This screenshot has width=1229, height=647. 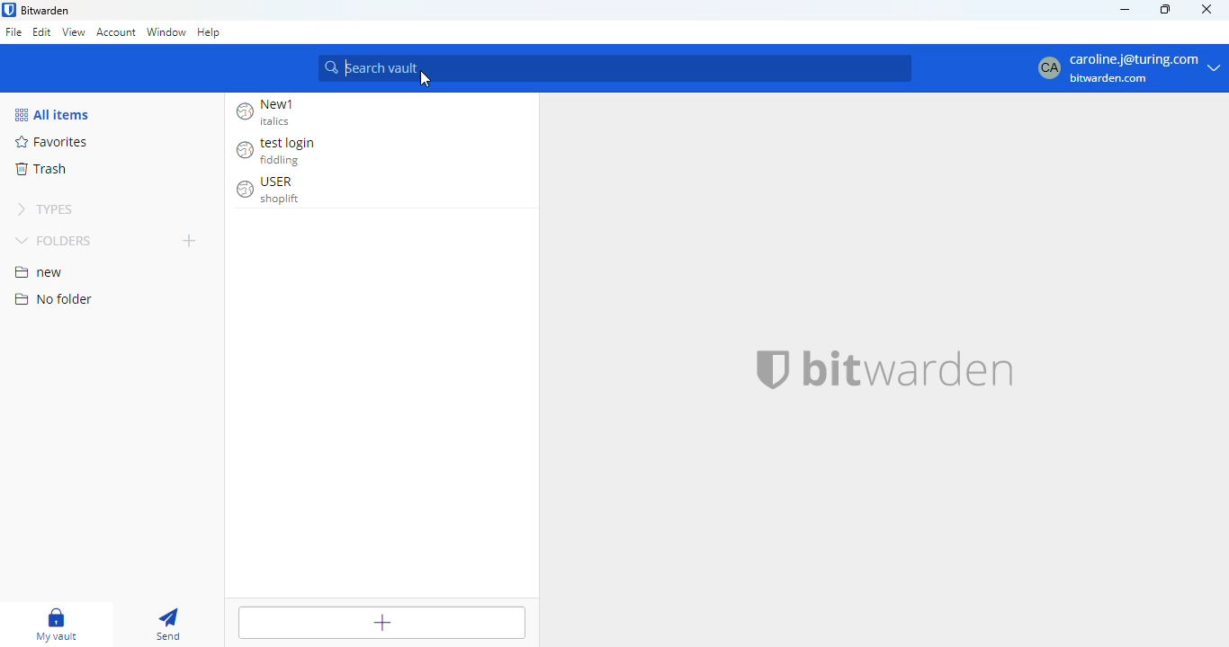 I want to click on add item, so click(x=382, y=621).